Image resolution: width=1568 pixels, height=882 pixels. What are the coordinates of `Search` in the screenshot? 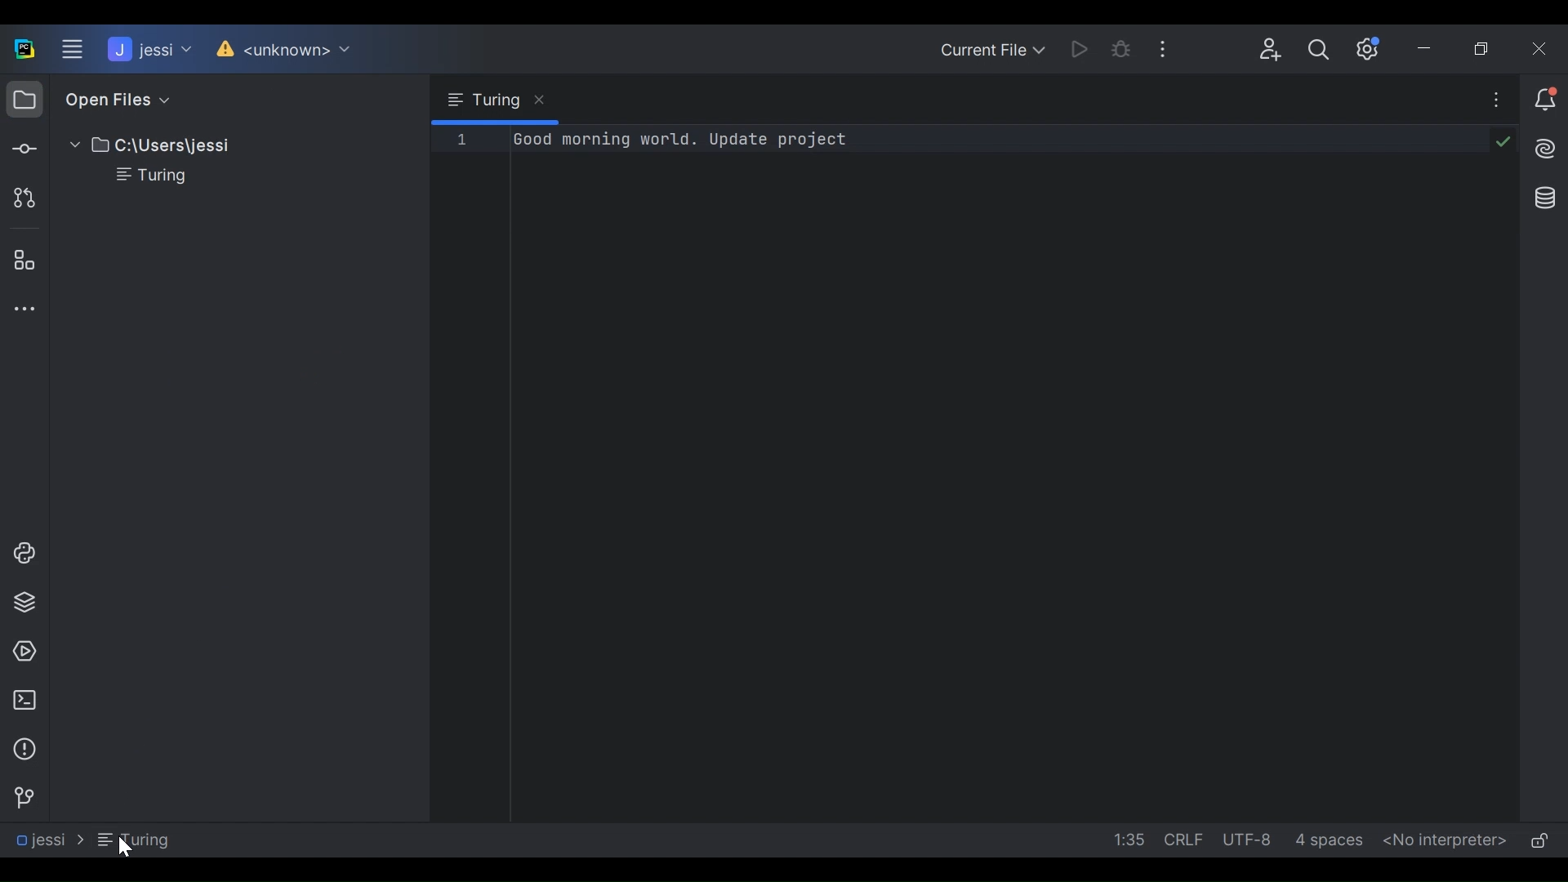 It's located at (1320, 48).